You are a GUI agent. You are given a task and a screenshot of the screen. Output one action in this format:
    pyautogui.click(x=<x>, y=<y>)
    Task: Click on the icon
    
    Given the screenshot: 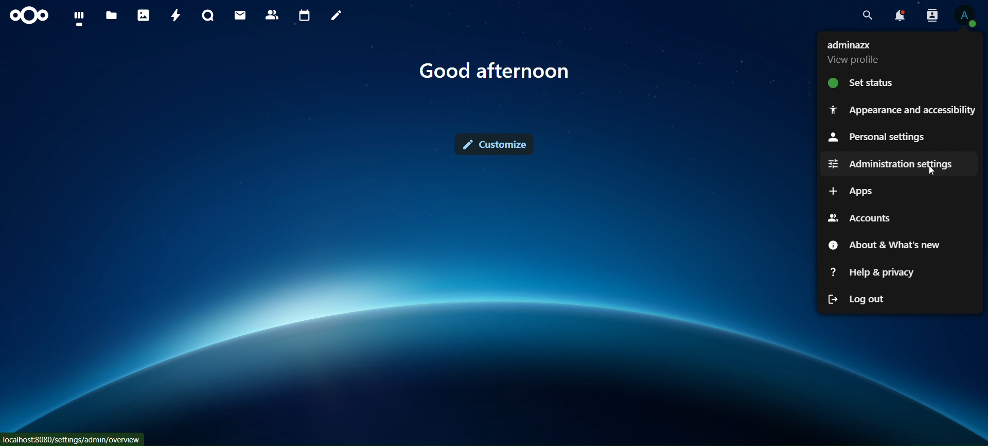 What is the action you would take?
    pyautogui.click(x=30, y=15)
    